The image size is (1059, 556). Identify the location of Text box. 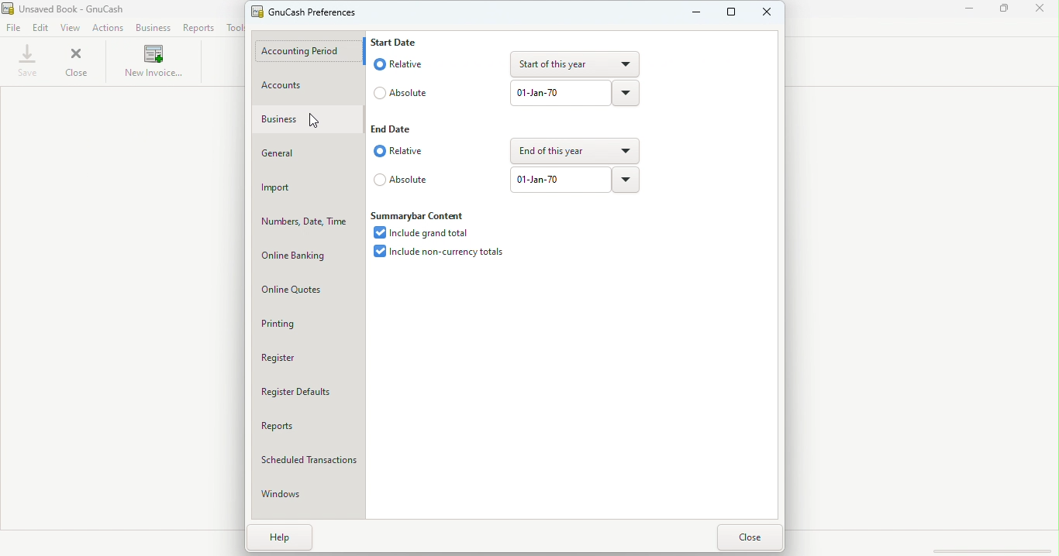
(557, 179).